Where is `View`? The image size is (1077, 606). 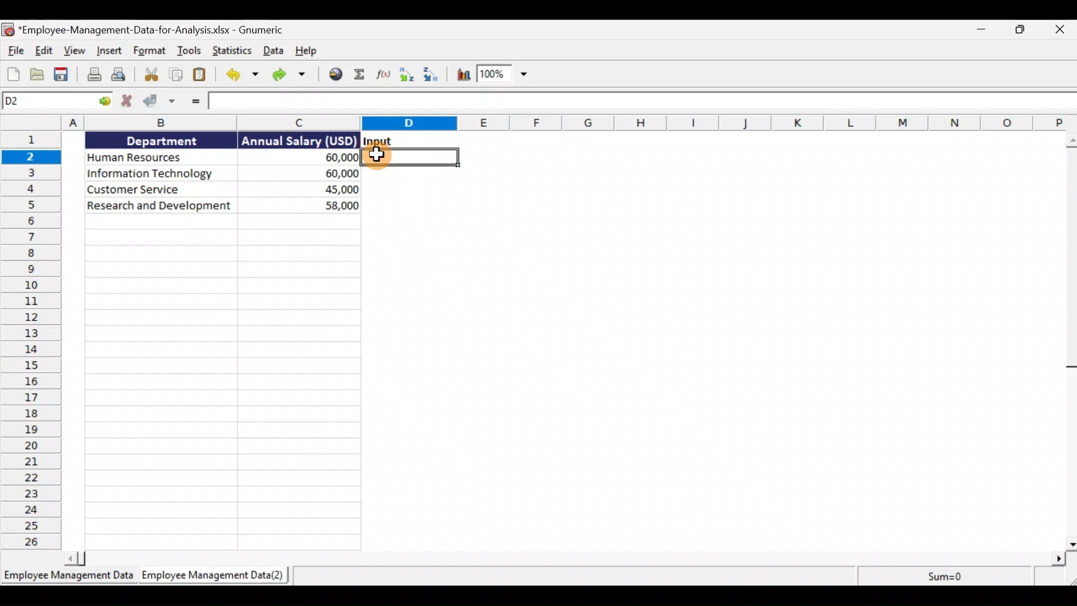 View is located at coordinates (76, 50).